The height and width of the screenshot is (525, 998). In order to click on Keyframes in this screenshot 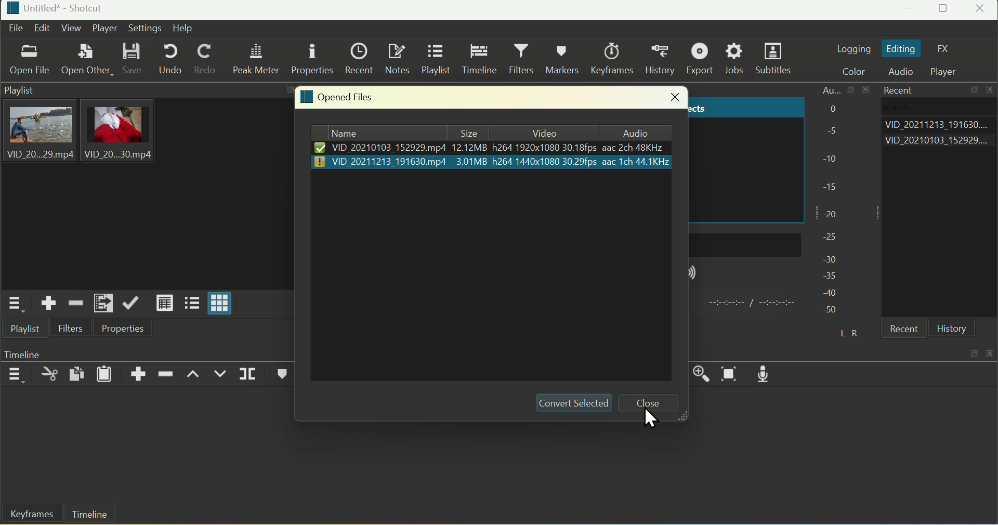, I will do `click(615, 58)`.